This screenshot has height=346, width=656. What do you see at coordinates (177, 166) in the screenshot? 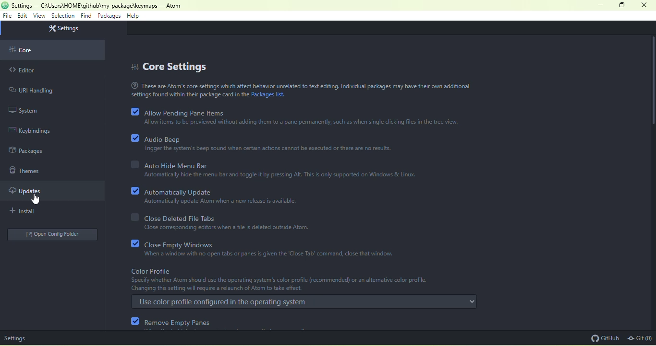
I see `auto hide menu bar` at bounding box center [177, 166].